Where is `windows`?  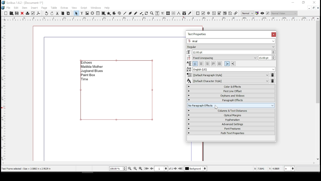
windows is located at coordinates (96, 8).